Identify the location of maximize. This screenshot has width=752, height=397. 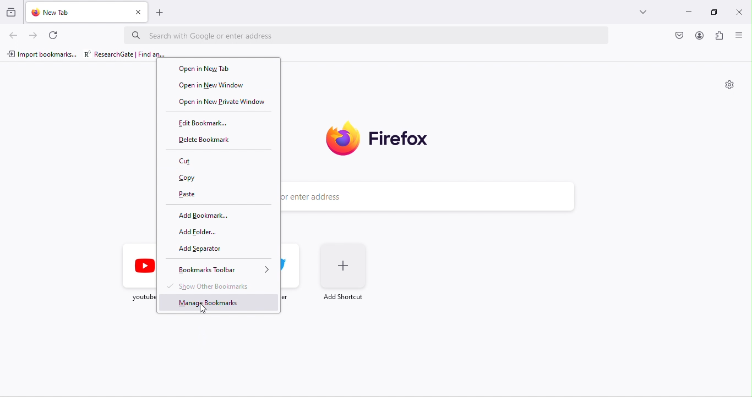
(711, 13).